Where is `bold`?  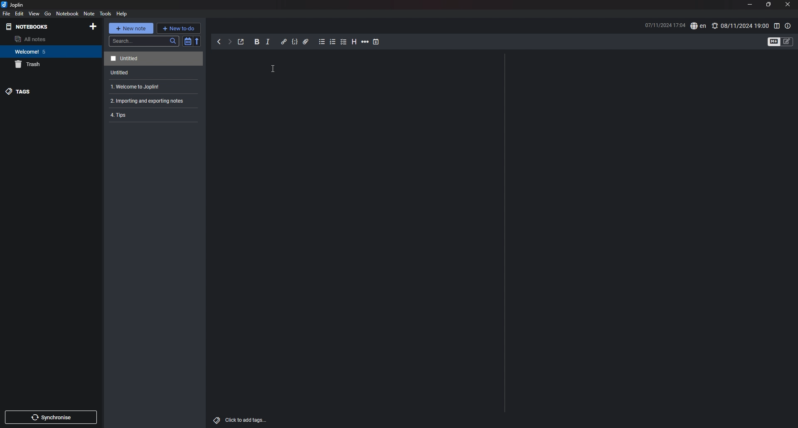 bold is located at coordinates (257, 42).